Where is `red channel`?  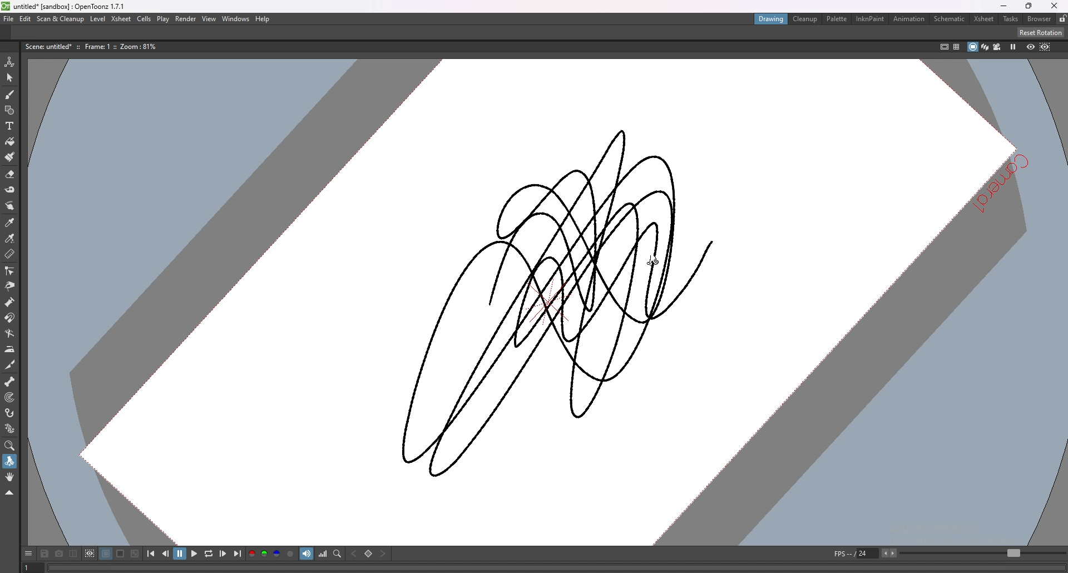 red channel is located at coordinates (251, 554).